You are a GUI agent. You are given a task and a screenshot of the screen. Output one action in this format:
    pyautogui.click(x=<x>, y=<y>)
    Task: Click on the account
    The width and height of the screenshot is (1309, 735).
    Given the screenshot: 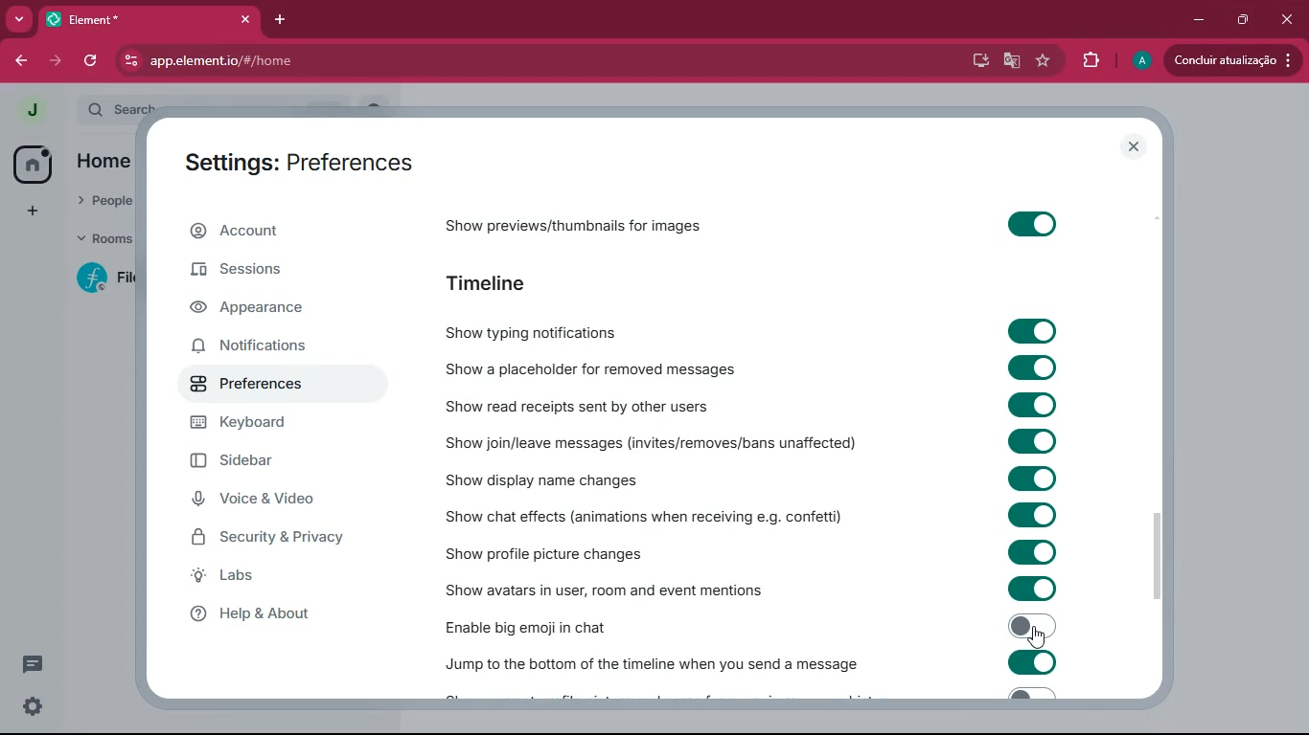 What is the action you would take?
    pyautogui.click(x=278, y=234)
    